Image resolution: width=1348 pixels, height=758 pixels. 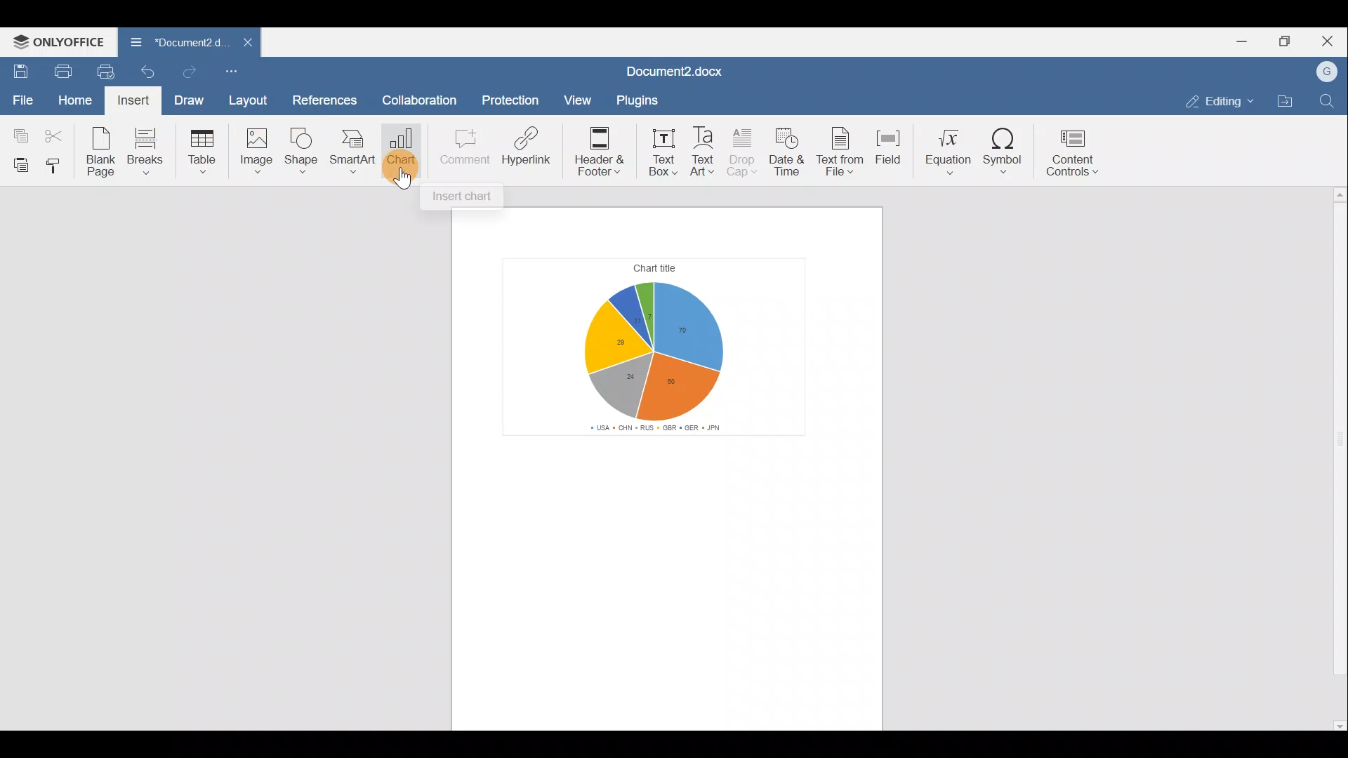 I want to click on Breaks, so click(x=152, y=150).